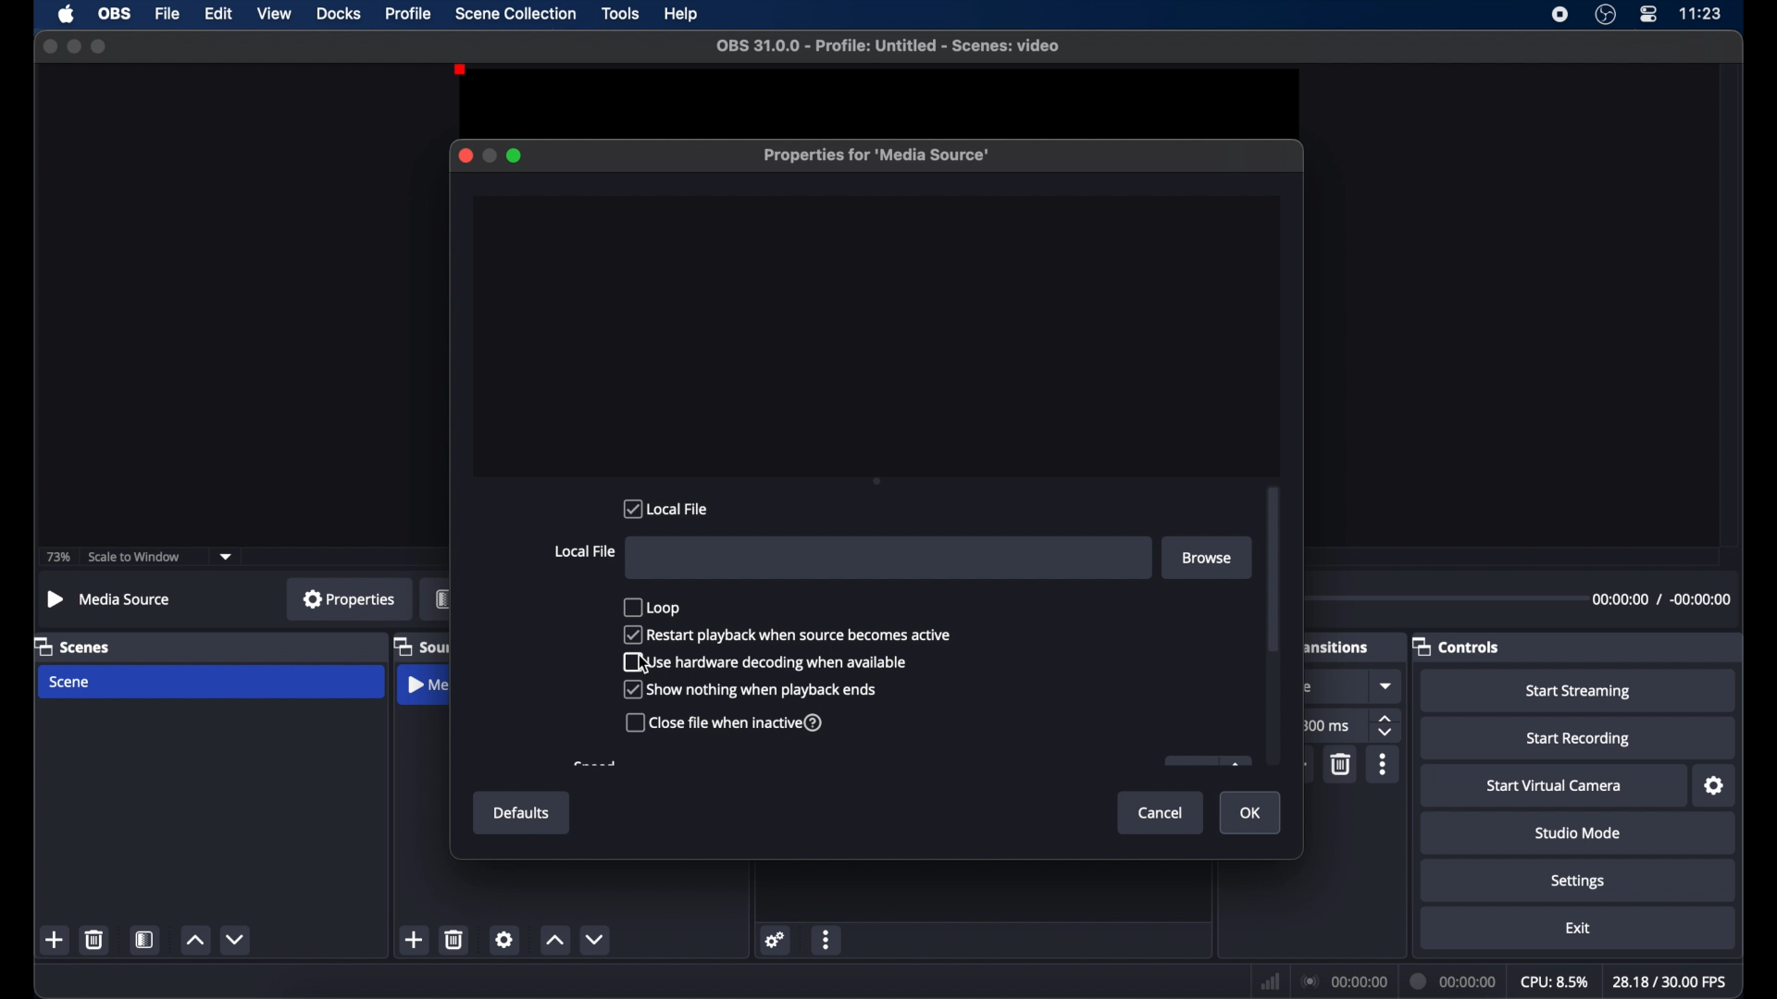 This screenshot has width=1777, height=999. Describe the element at coordinates (1579, 929) in the screenshot. I see `exit` at that location.